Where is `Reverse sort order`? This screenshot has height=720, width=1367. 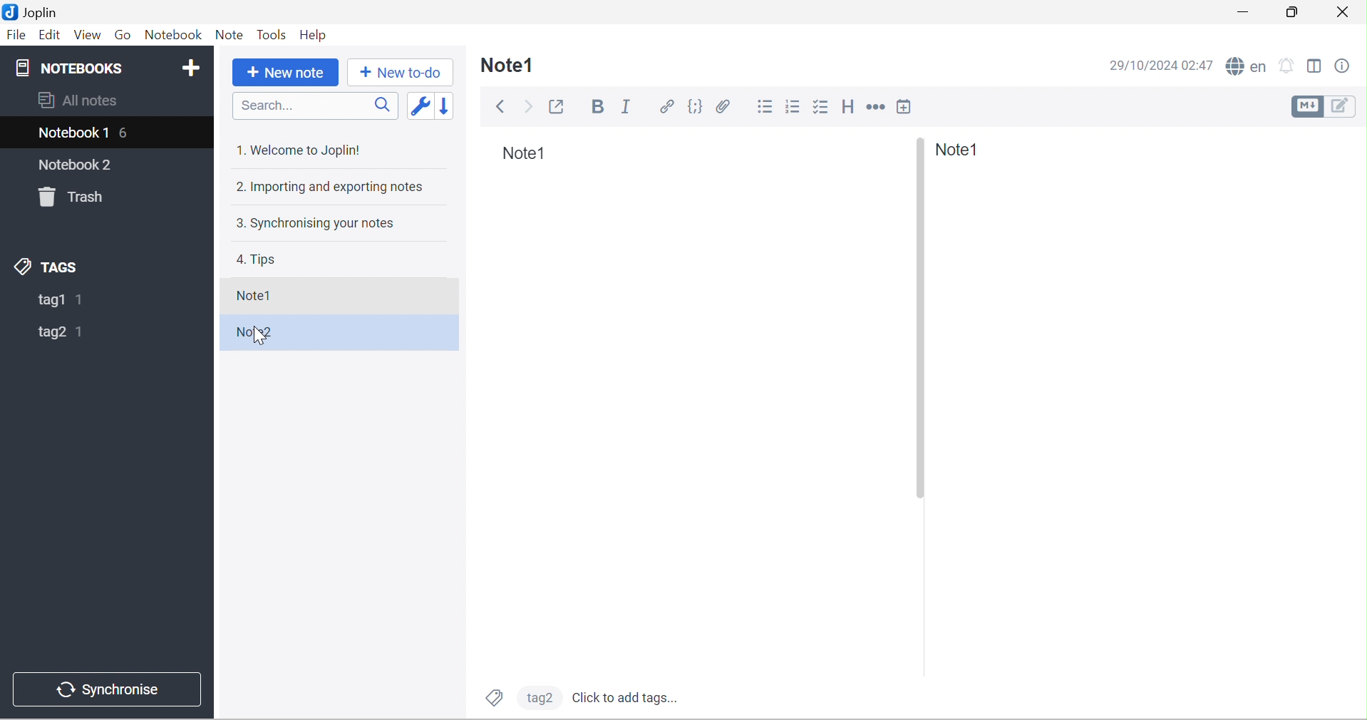
Reverse sort order is located at coordinates (445, 106).